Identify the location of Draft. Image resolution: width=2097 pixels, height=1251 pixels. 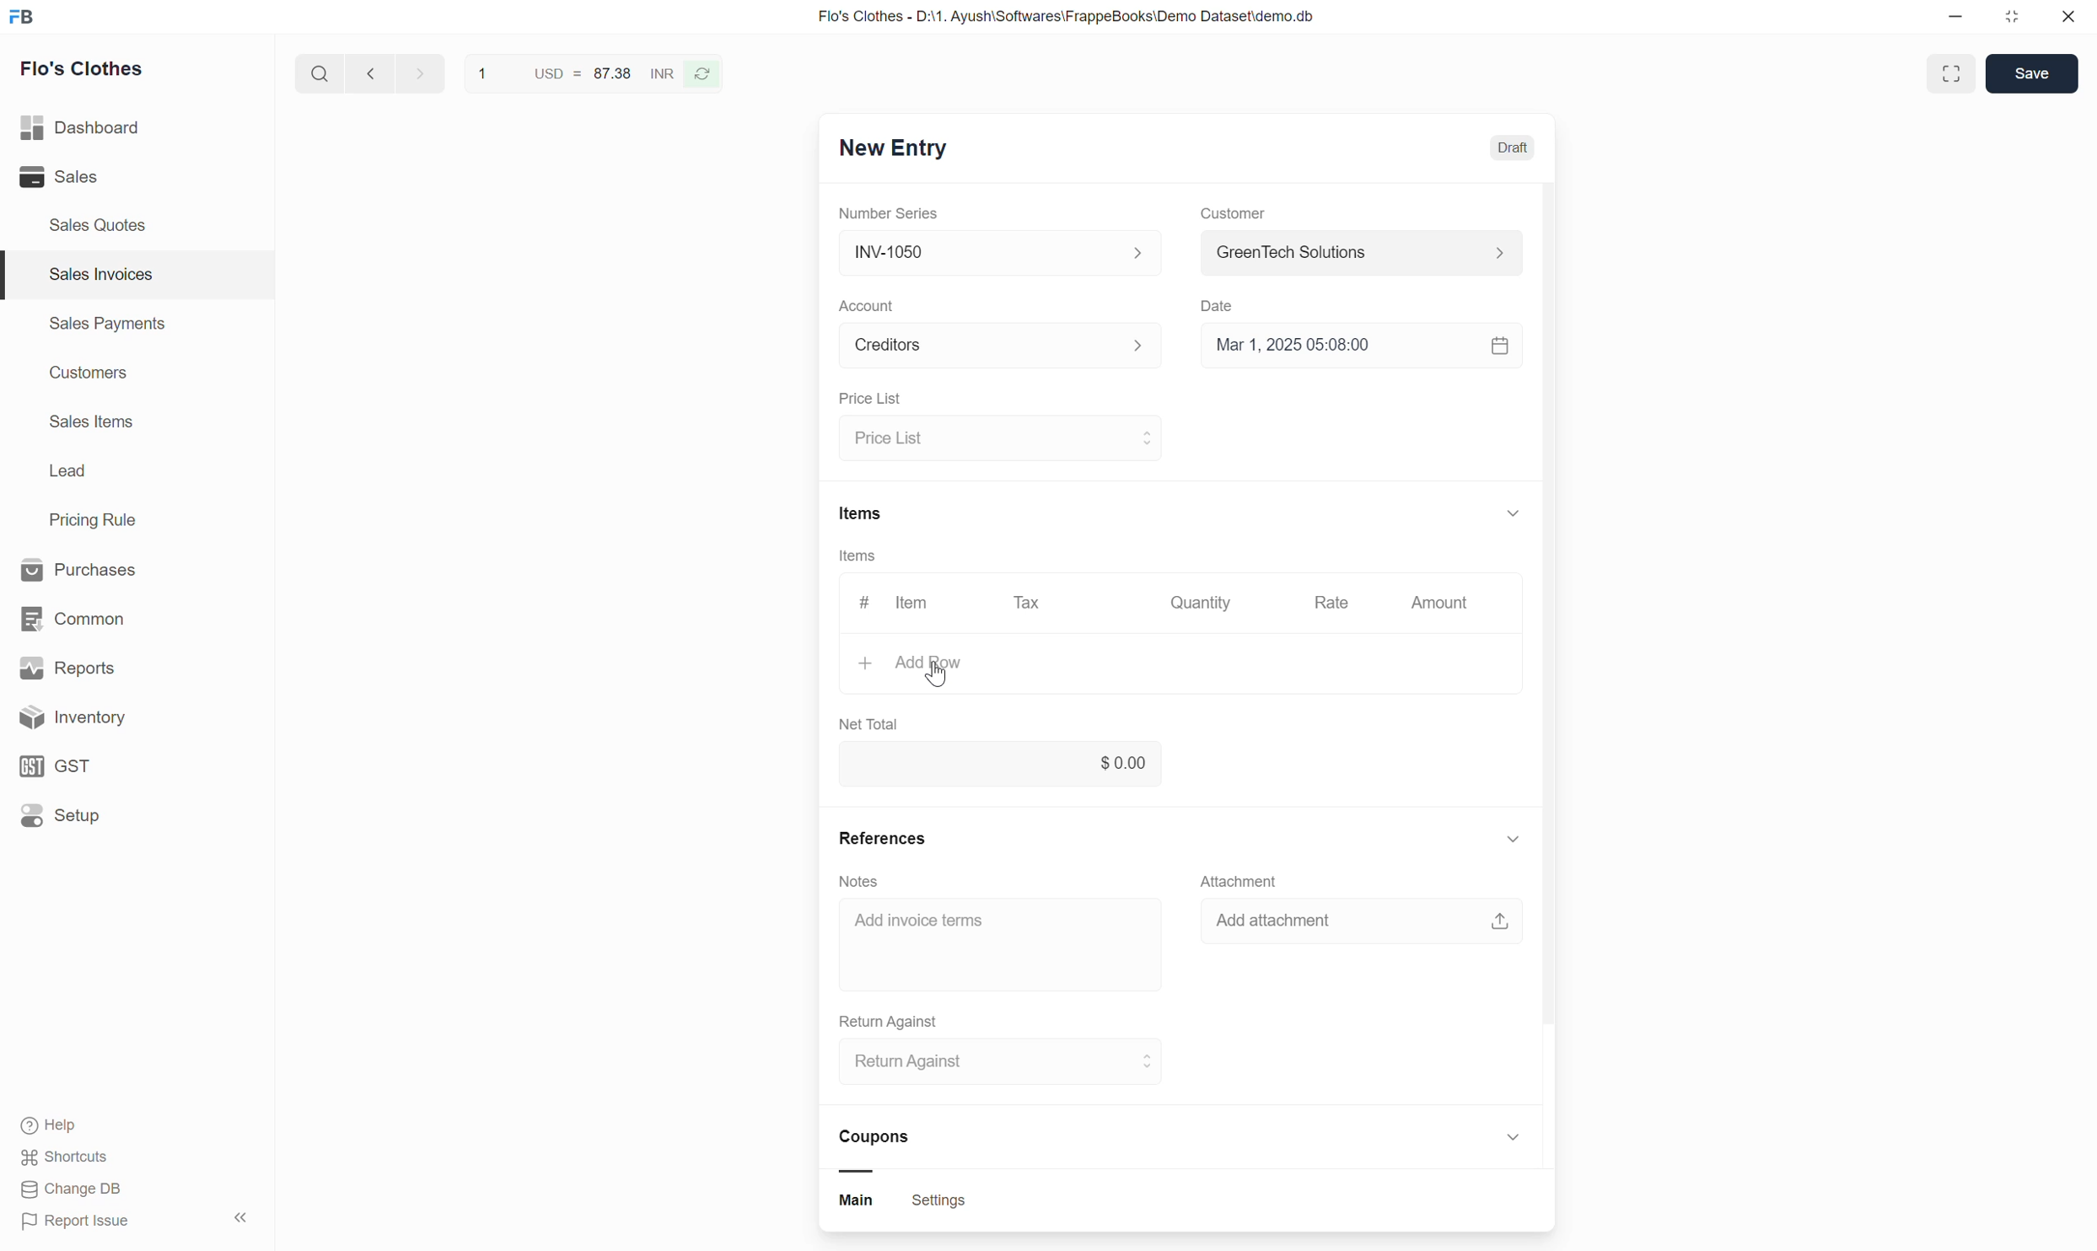
(1512, 148).